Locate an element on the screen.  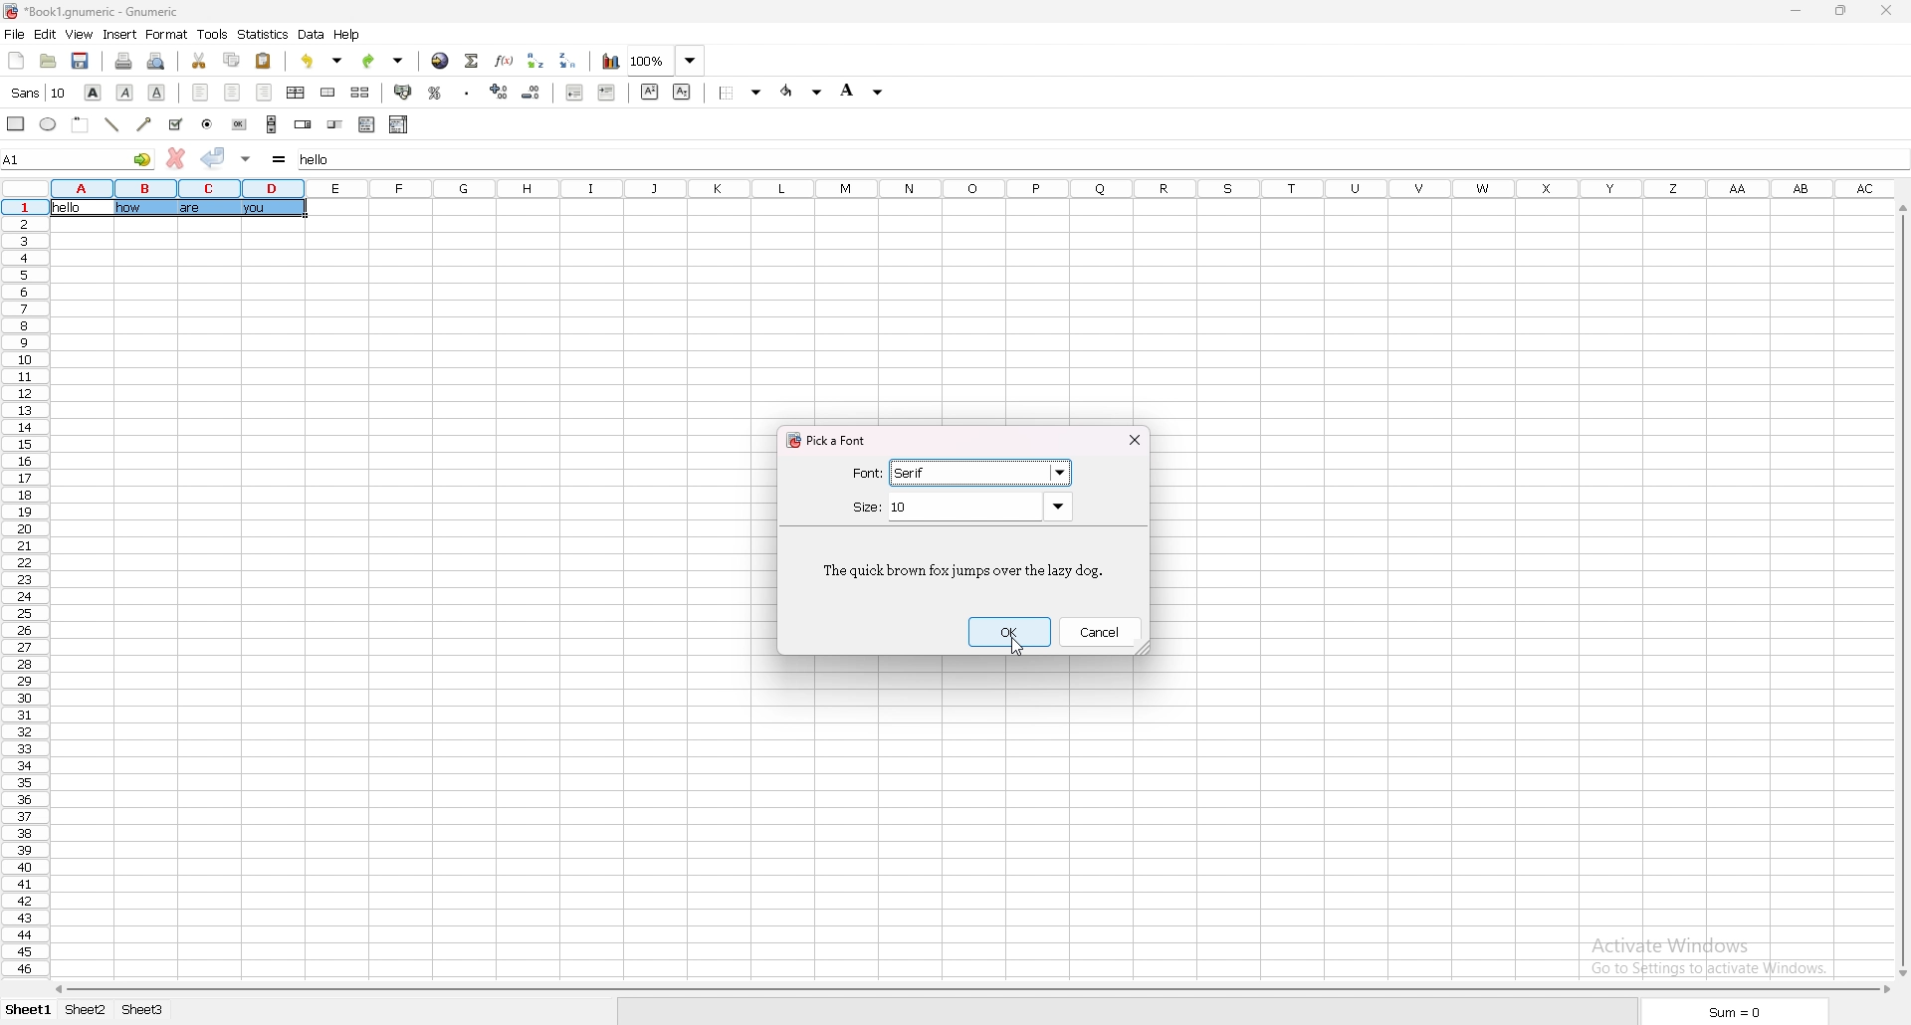
border is located at coordinates (741, 93).